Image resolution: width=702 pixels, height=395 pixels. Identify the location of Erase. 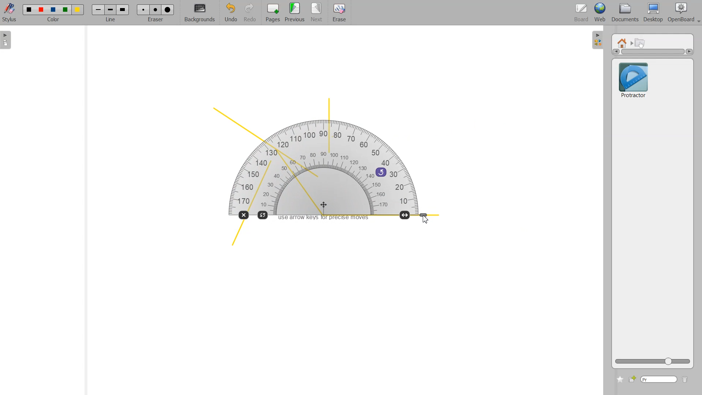
(339, 13).